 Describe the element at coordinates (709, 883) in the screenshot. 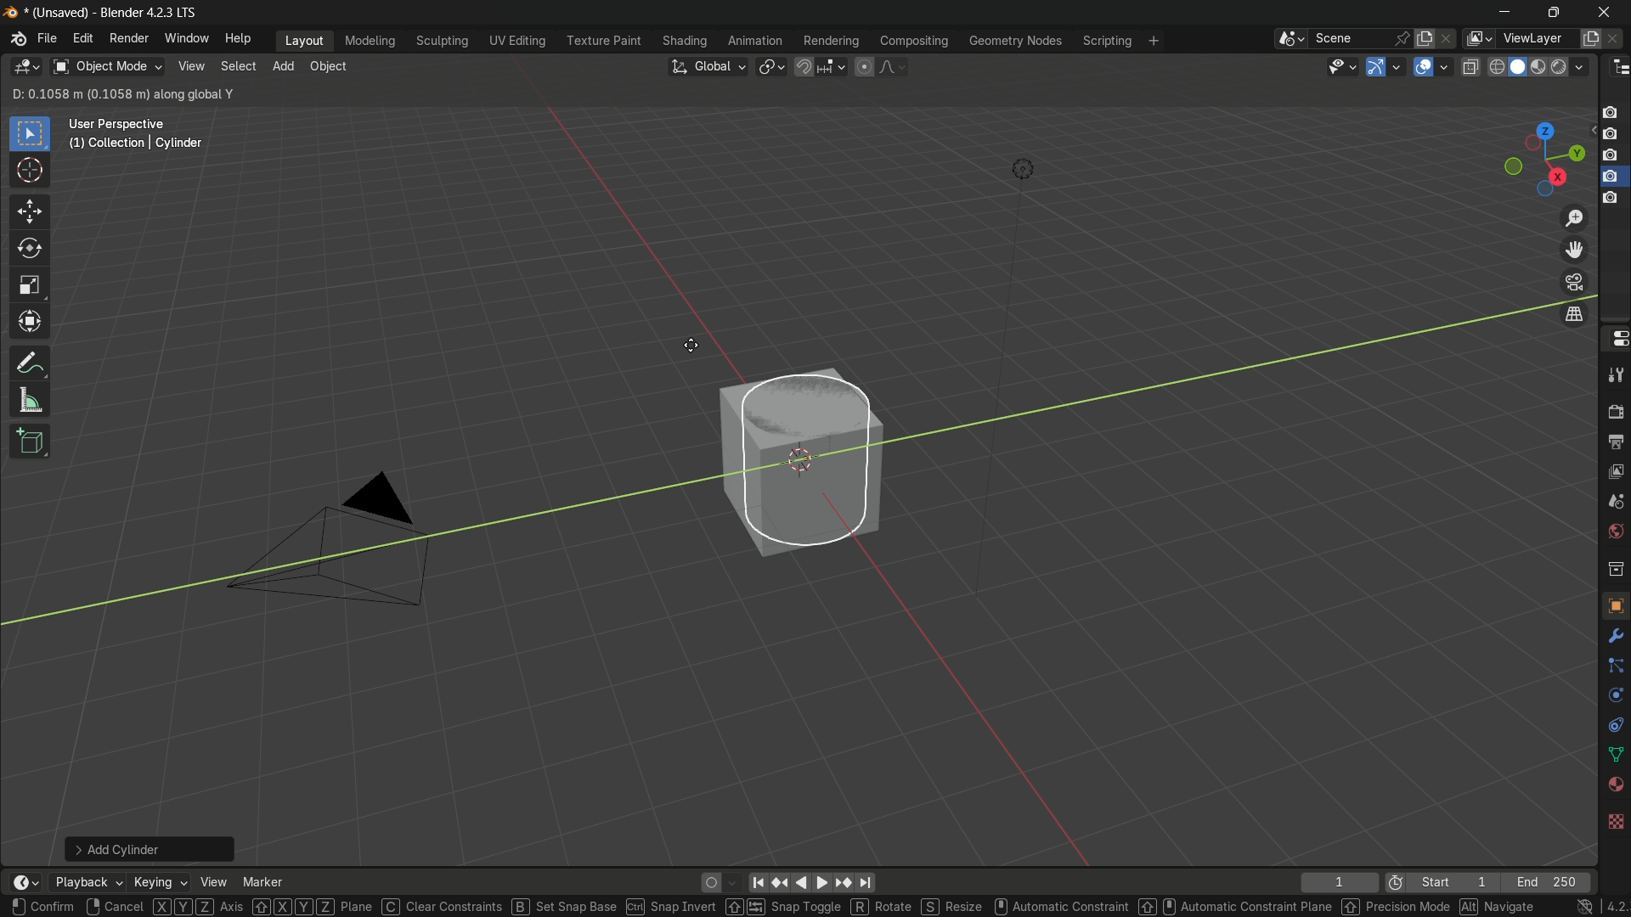

I see `auto keying` at that location.